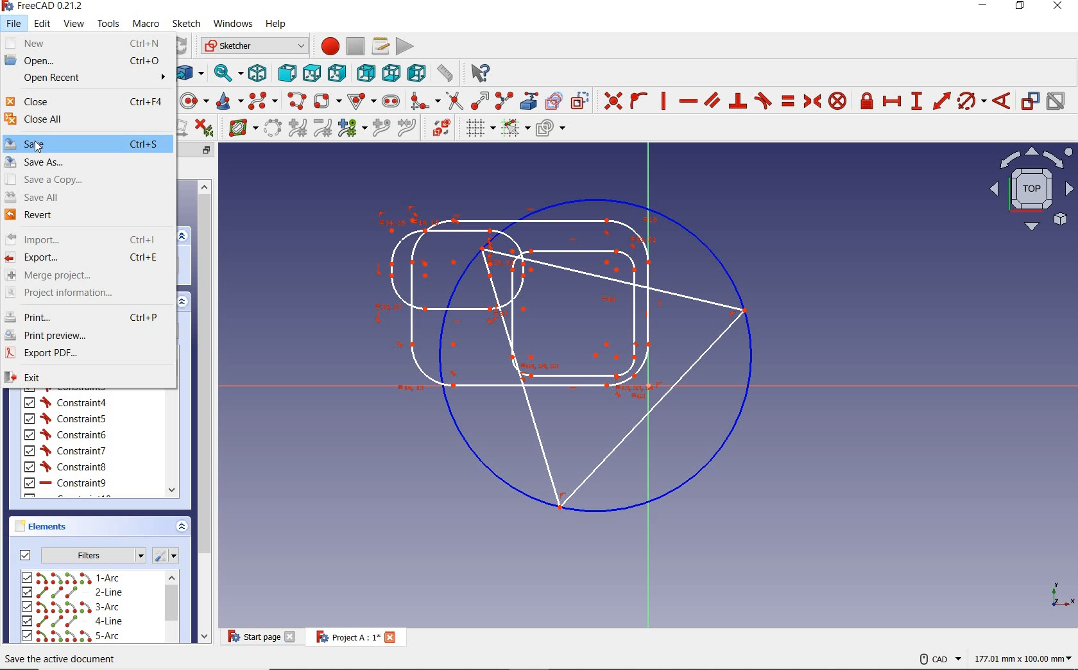 The height and width of the screenshot is (670, 1078). Describe the element at coordinates (569, 351) in the screenshot. I see `project design` at that location.